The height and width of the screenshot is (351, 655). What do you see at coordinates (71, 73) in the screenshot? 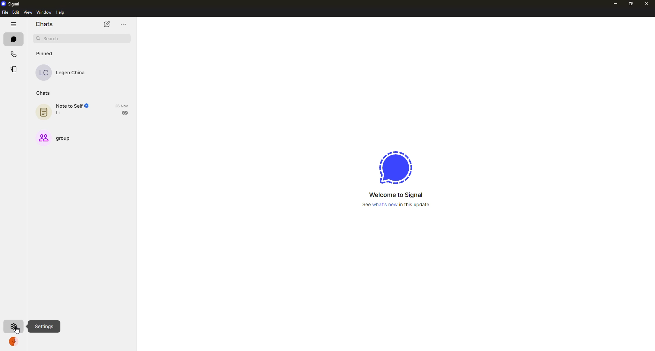
I see `Legen China` at bounding box center [71, 73].